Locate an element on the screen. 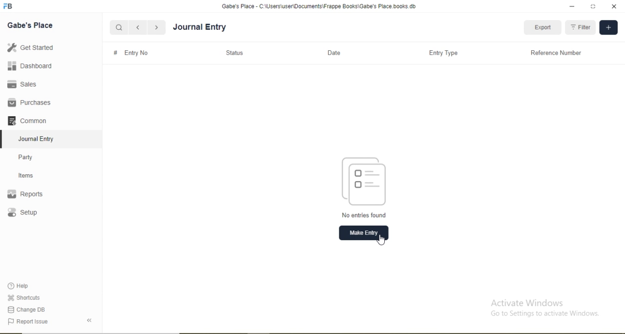 The height and width of the screenshot is (334, 625). resize is located at coordinates (592, 6).